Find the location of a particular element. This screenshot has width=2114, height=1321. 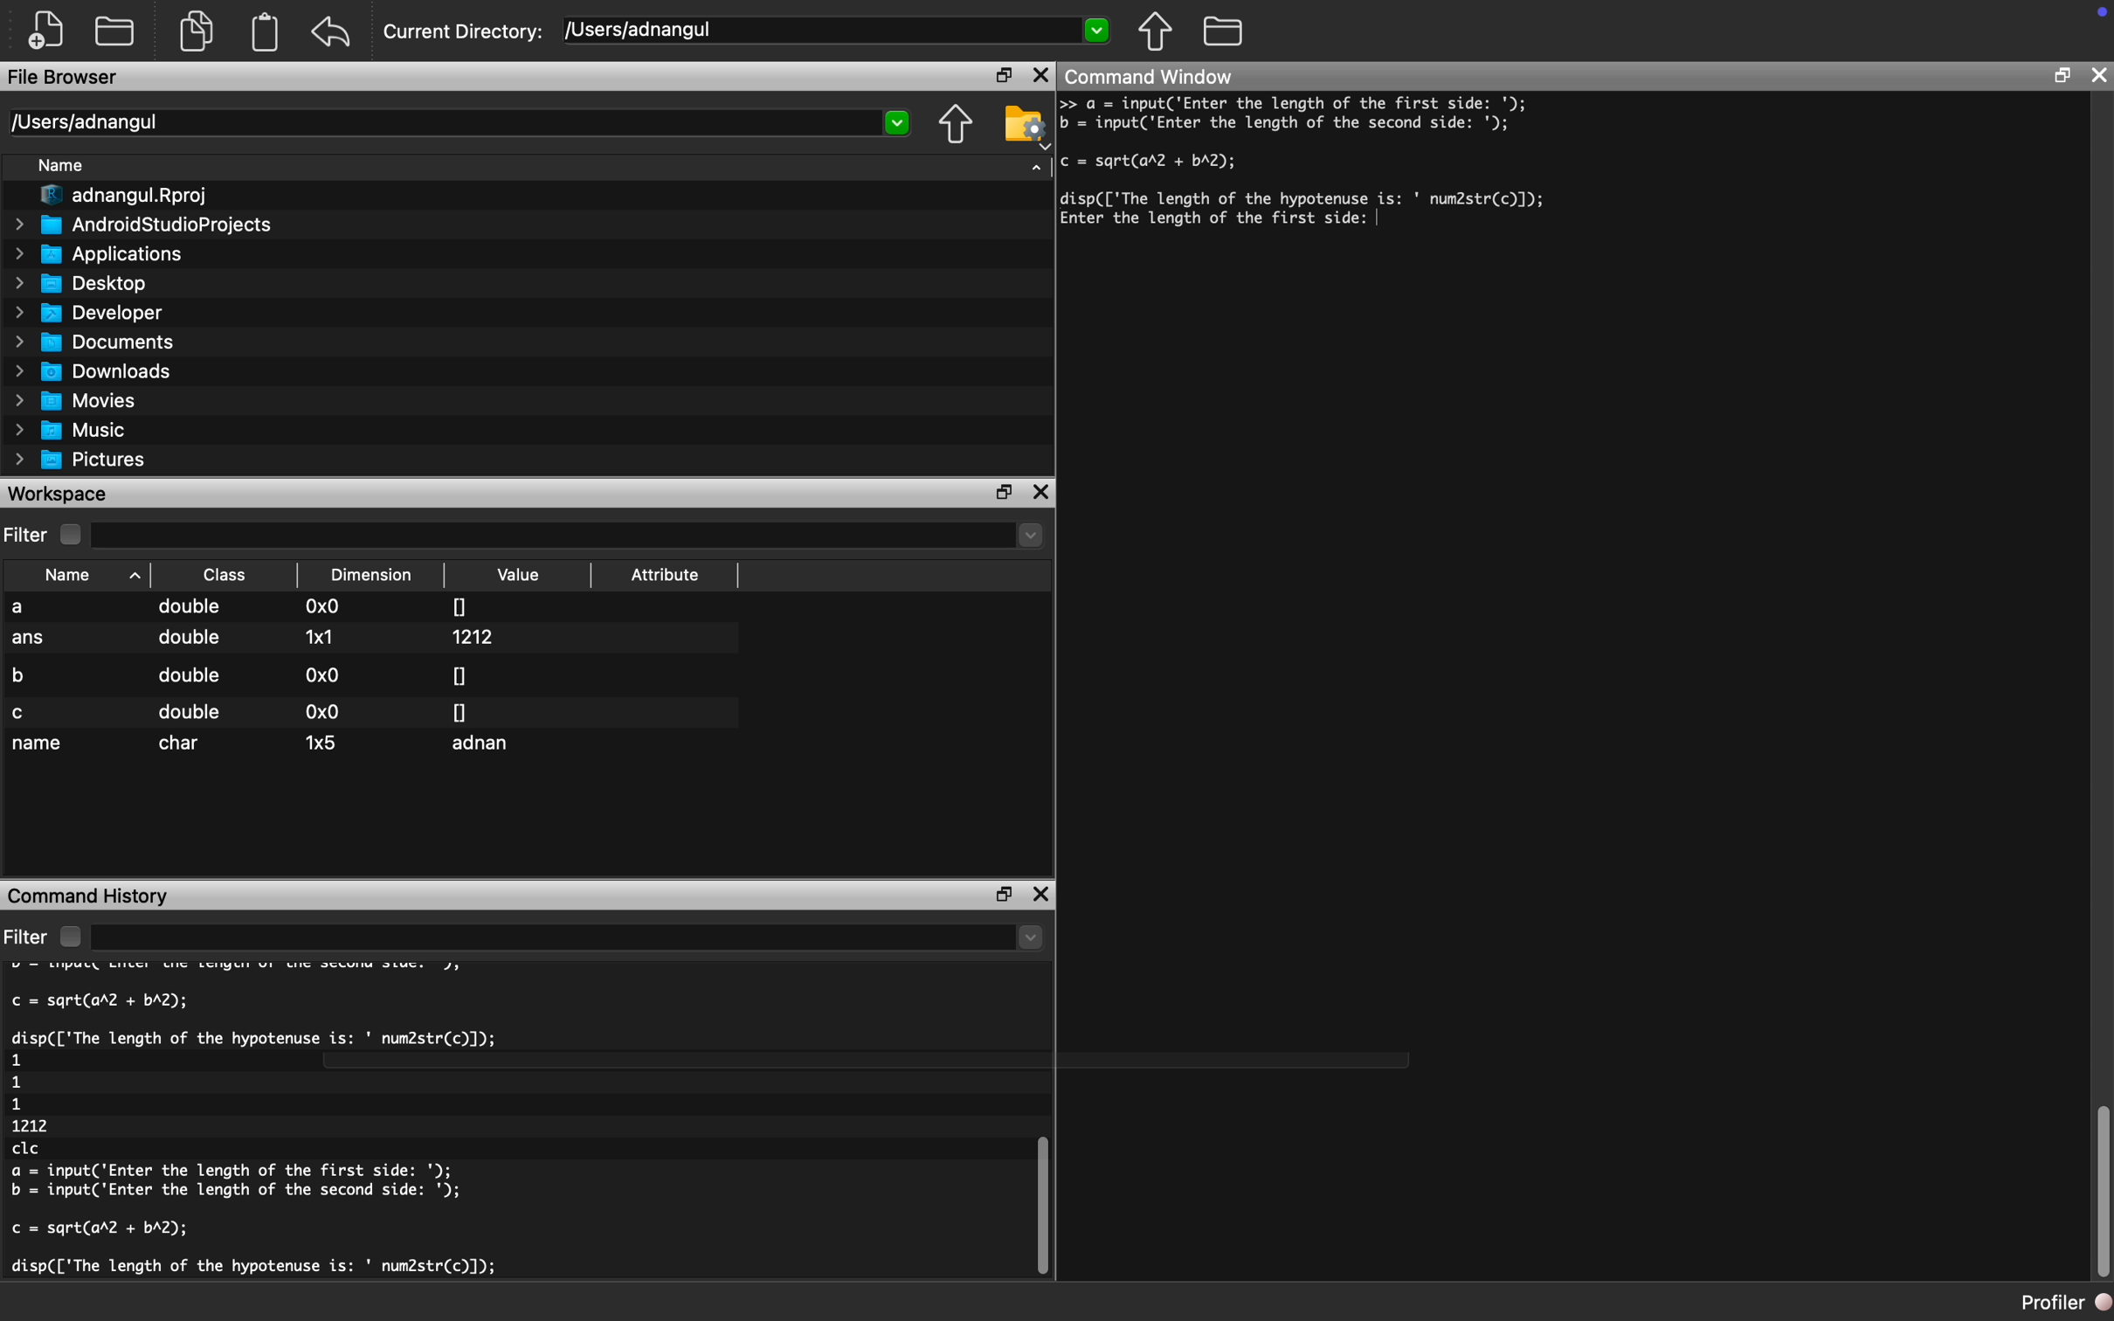

dropdown is located at coordinates (1037, 164).